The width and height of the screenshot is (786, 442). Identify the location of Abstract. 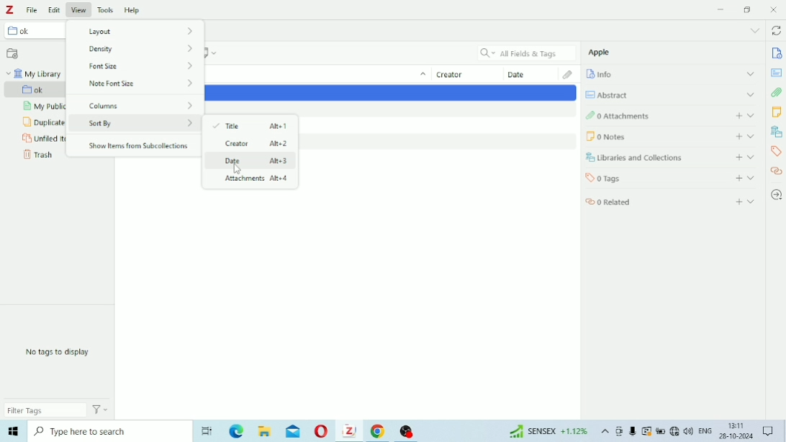
(613, 93).